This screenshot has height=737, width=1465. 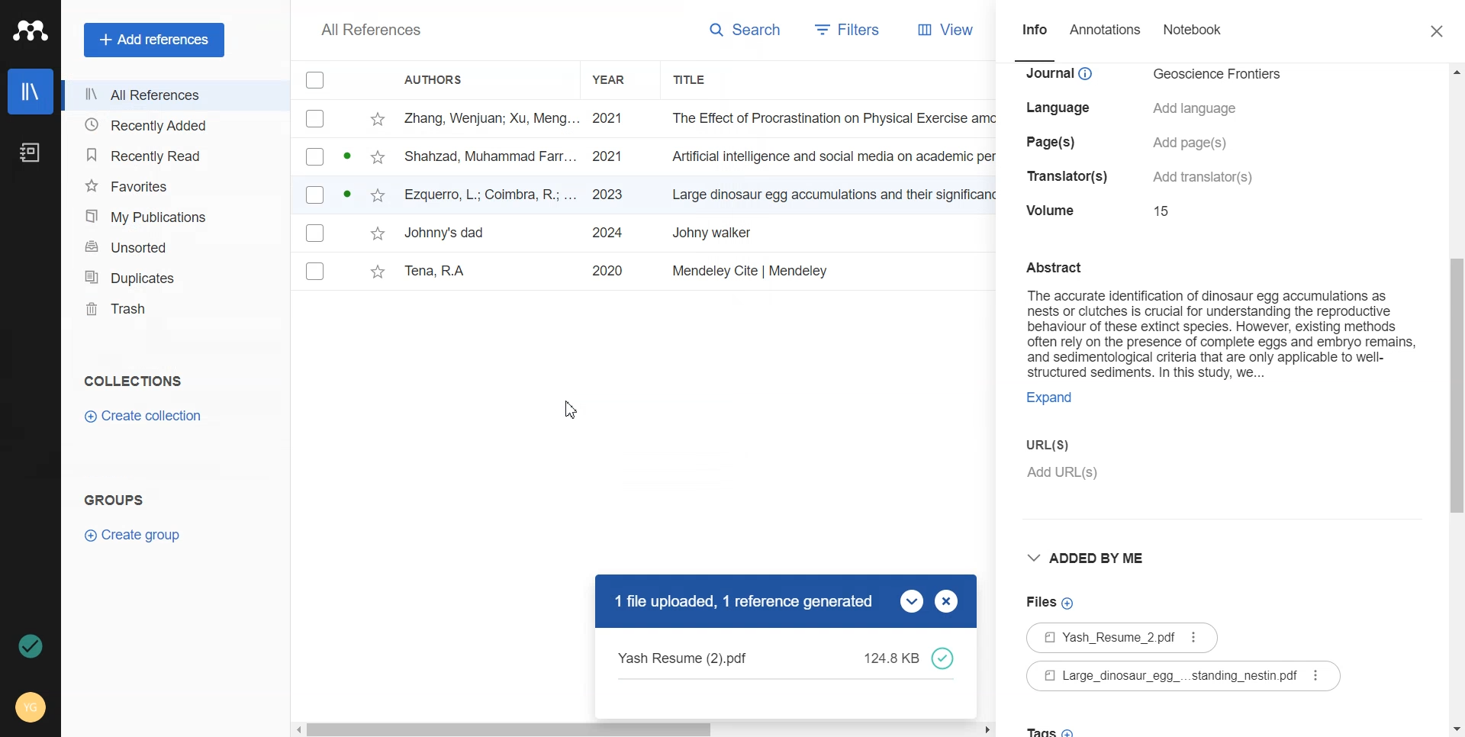 What do you see at coordinates (174, 95) in the screenshot?
I see `All References` at bounding box center [174, 95].